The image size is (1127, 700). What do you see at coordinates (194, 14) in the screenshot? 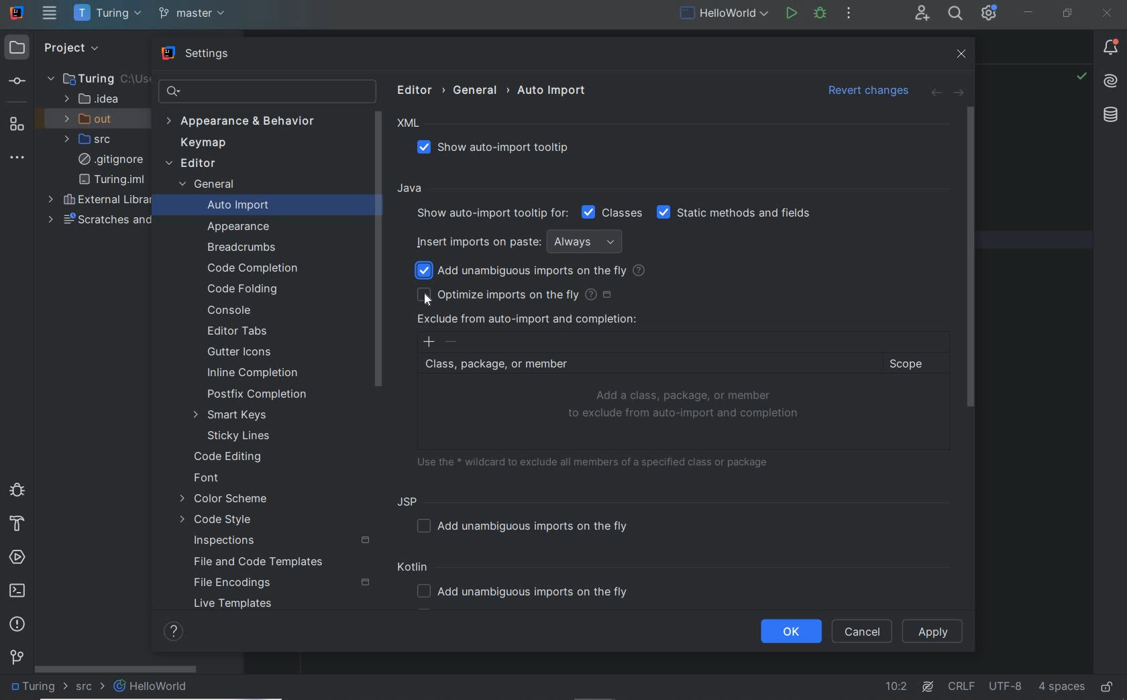
I see `git branch: master` at bounding box center [194, 14].